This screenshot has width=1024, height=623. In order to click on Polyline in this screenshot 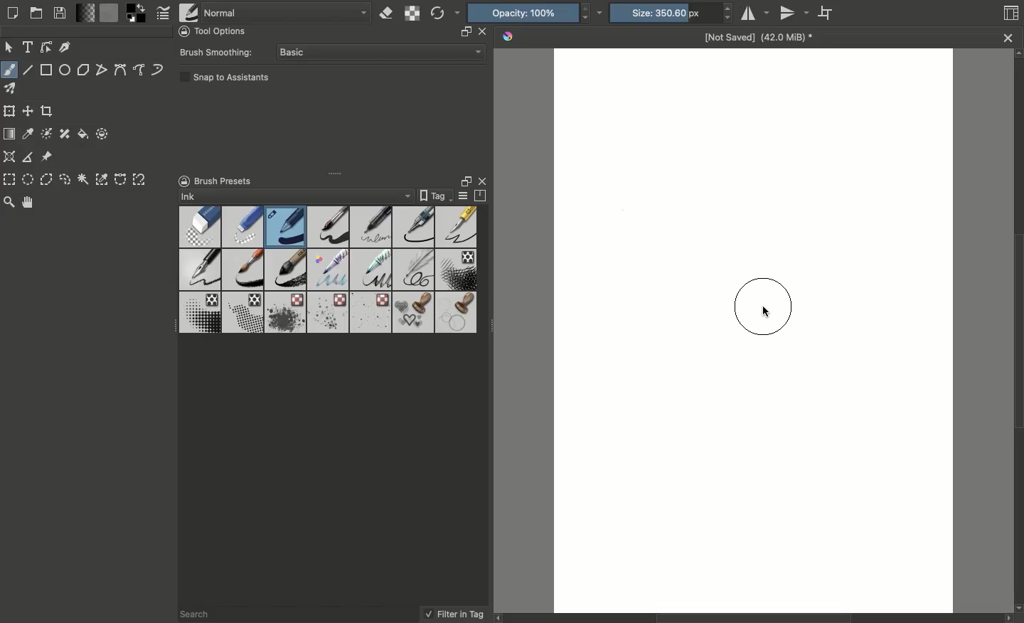, I will do `click(102, 70)`.